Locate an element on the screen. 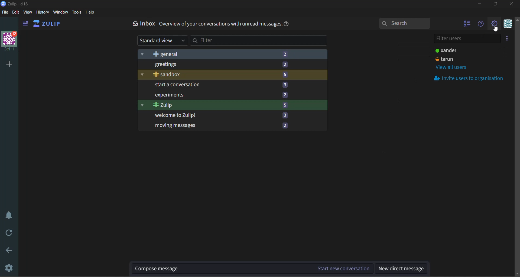  welcome to zulip is located at coordinates (214, 115).